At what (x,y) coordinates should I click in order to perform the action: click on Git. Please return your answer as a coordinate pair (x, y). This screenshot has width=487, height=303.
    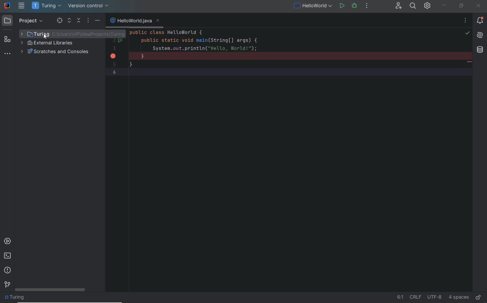
    Looking at the image, I should click on (7, 284).